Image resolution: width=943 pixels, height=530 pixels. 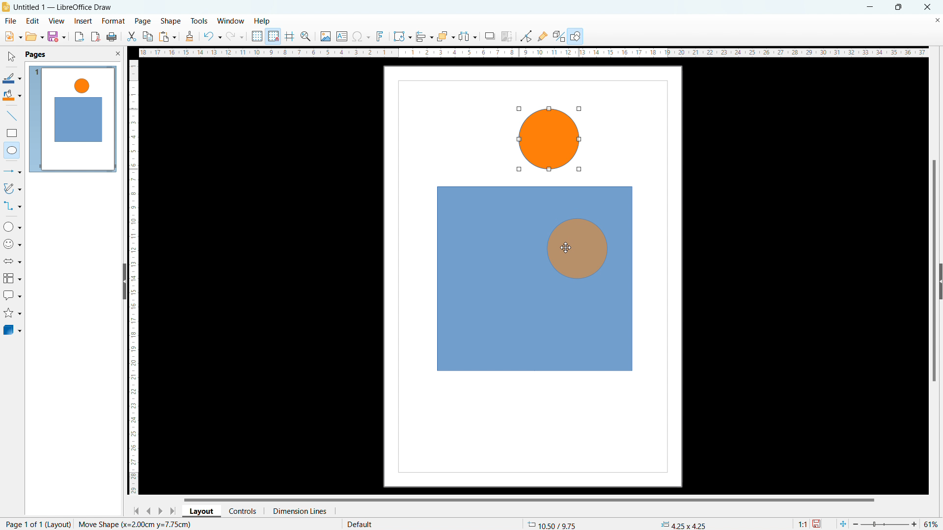 What do you see at coordinates (13, 206) in the screenshot?
I see `connectors` at bounding box center [13, 206].